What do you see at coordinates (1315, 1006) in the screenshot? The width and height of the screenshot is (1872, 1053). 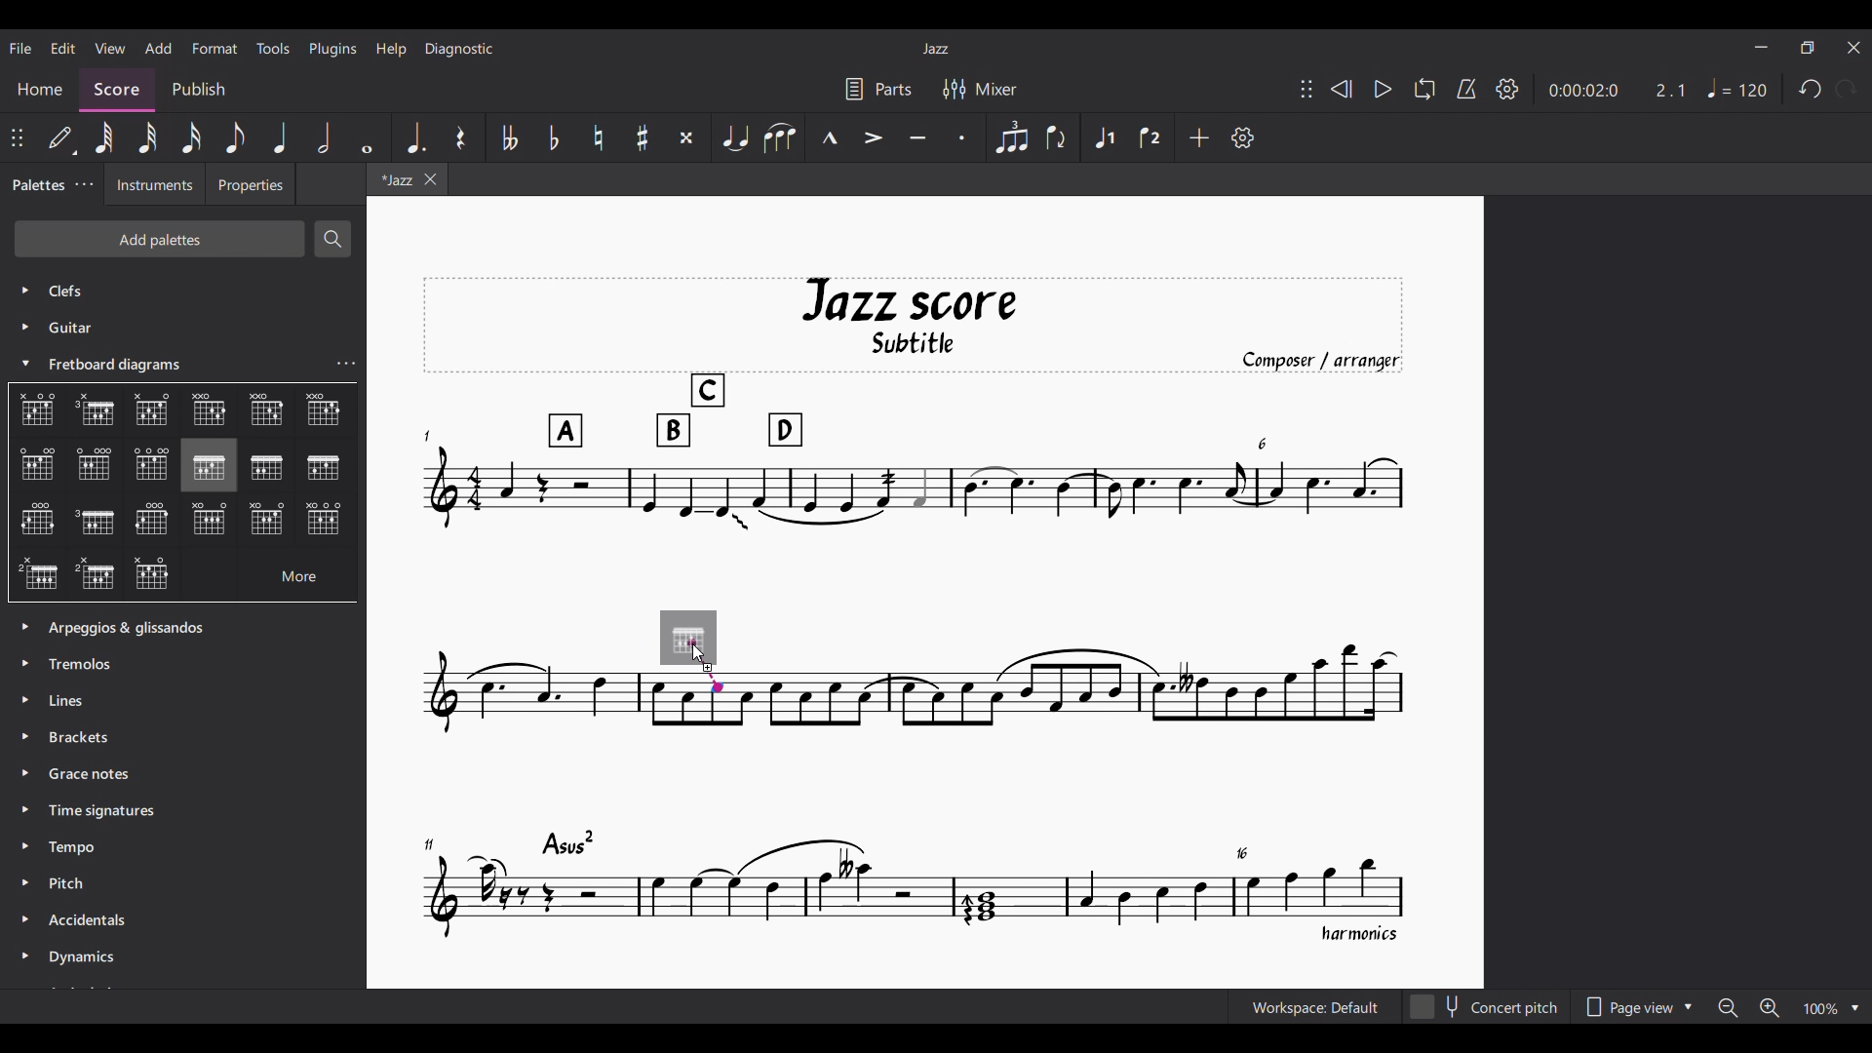 I see `Current workspace setting` at bounding box center [1315, 1006].